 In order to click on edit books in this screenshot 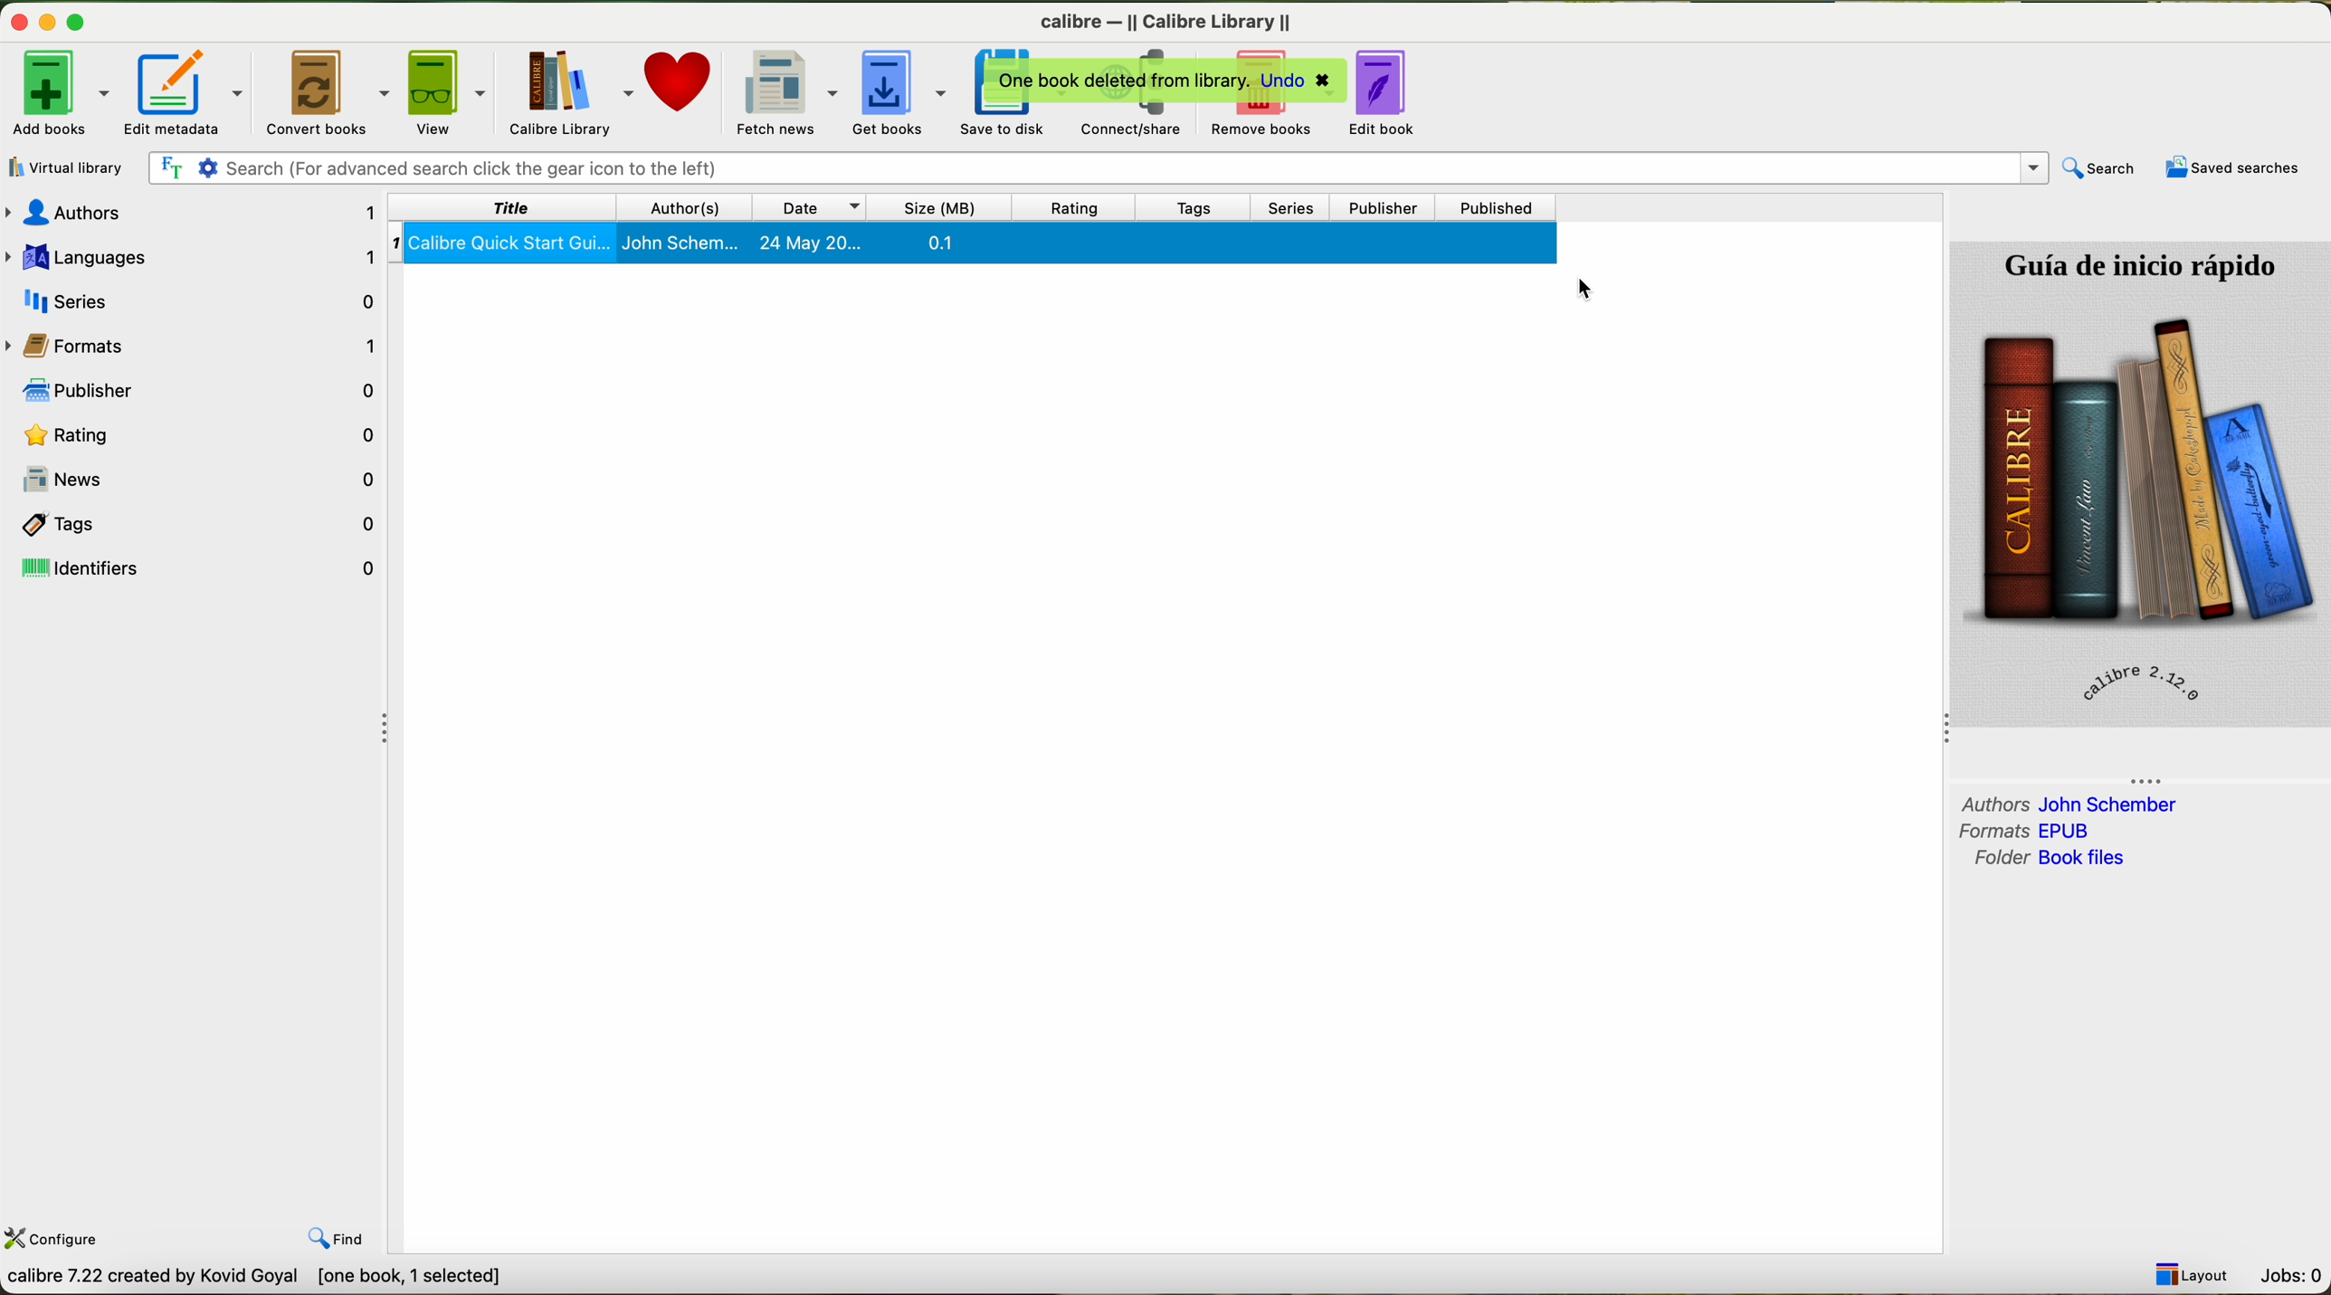, I will do `click(1387, 94)`.